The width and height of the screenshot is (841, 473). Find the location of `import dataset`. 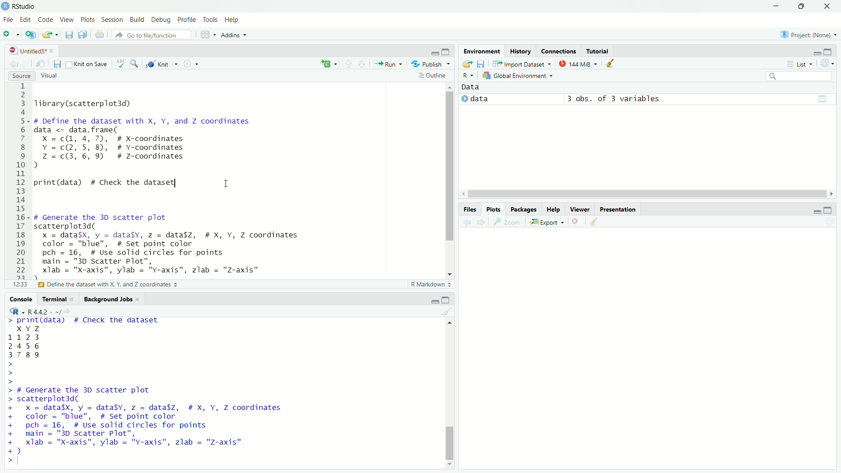

import dataset is located at coordinates (522, 64).